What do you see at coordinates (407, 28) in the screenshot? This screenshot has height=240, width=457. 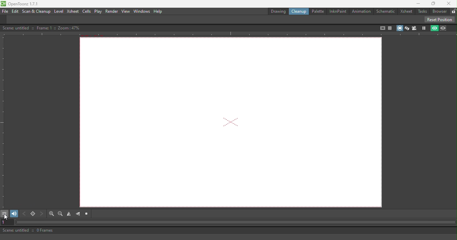 I see `3D View` at bounding box center [407, 28].